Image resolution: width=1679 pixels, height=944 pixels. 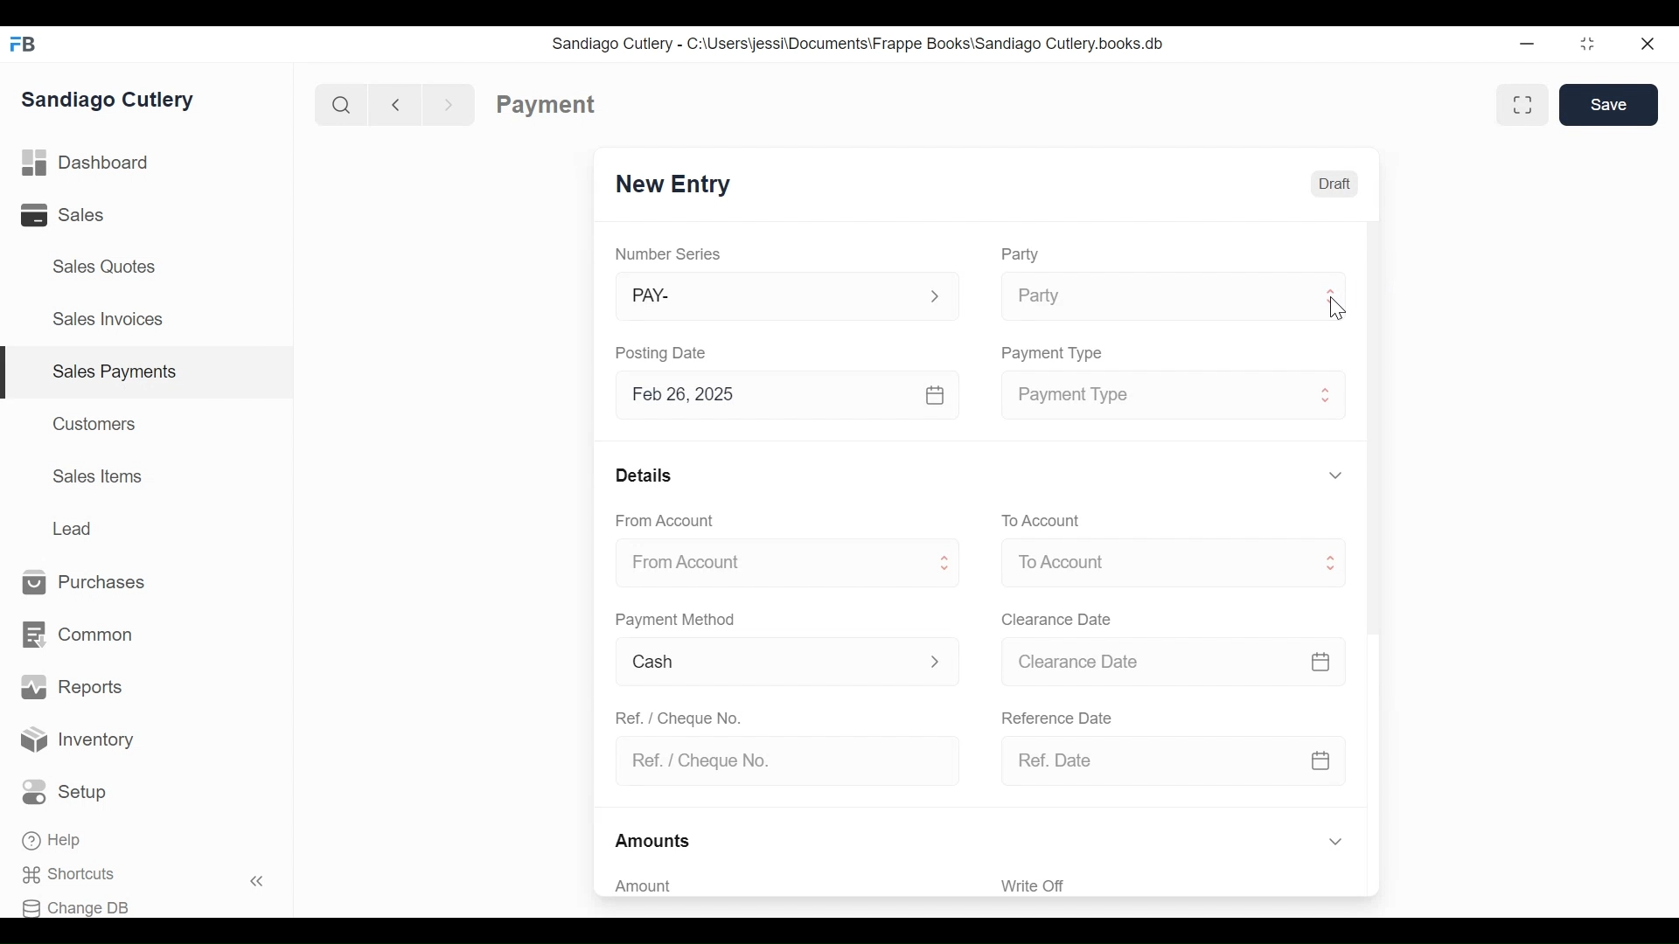 I want to click on Expand, so click(x=1330, y=564).